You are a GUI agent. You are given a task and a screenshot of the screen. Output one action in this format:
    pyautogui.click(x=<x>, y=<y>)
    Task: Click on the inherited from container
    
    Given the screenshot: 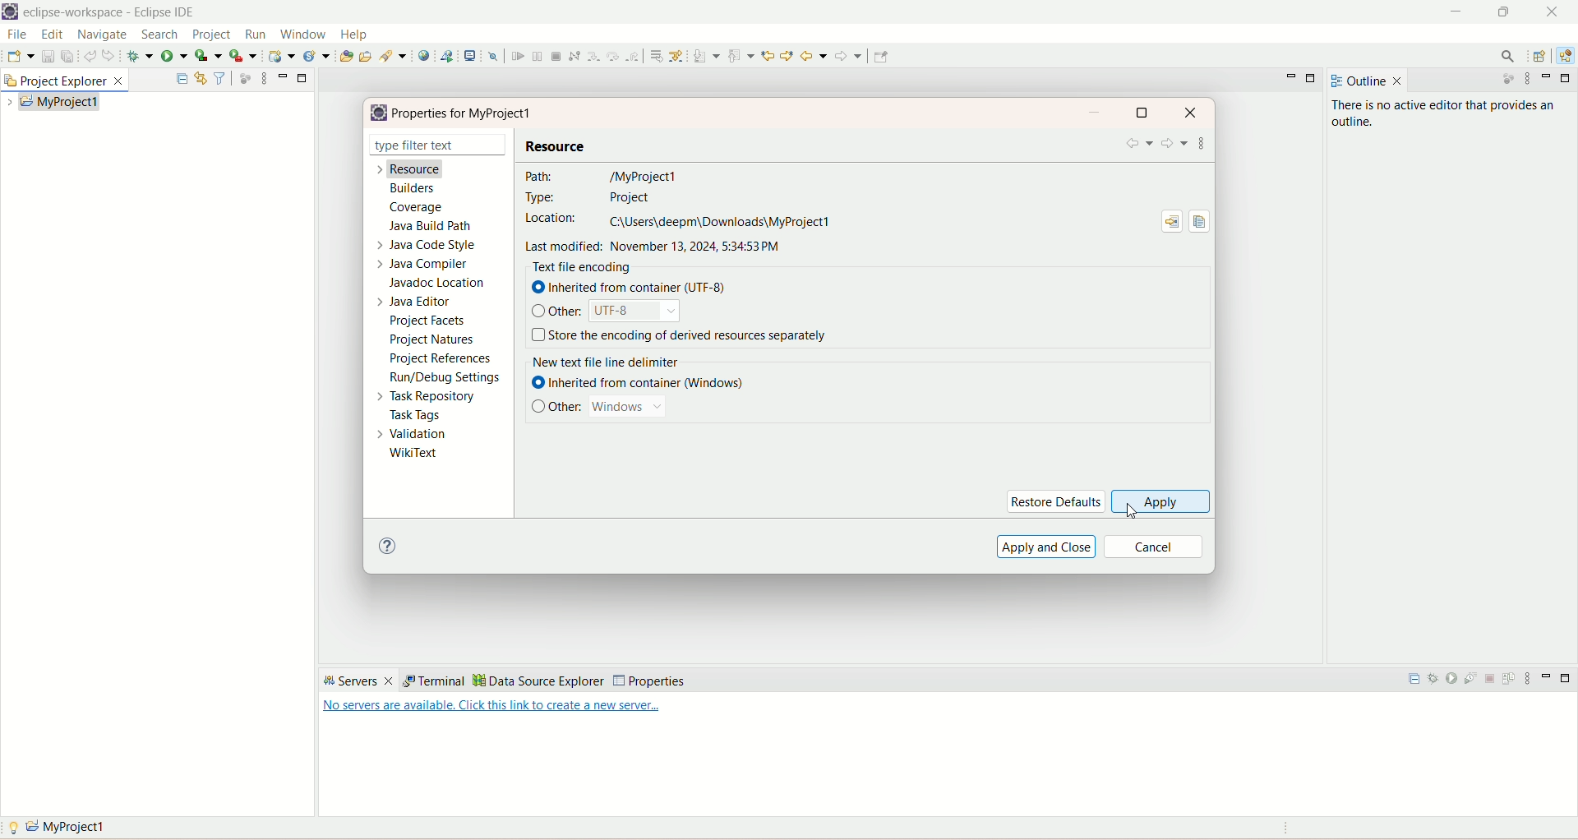 What is the action you would take?
    pyautogui.click(x=653, y=288)
    